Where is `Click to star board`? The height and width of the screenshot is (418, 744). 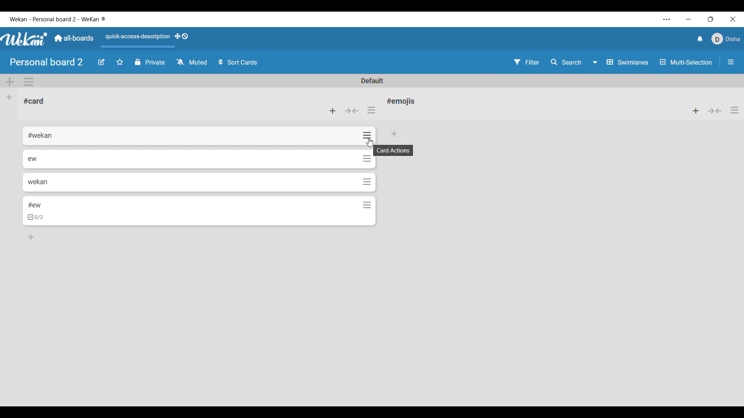 Click to star board is located at coordinates (120, 62).